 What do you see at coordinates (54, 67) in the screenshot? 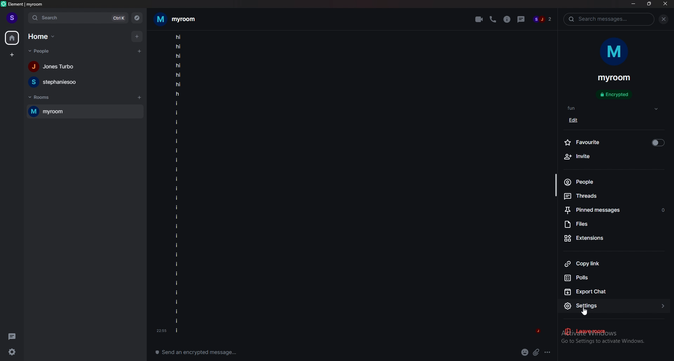
I see `people` at bounding box center [54, 67].